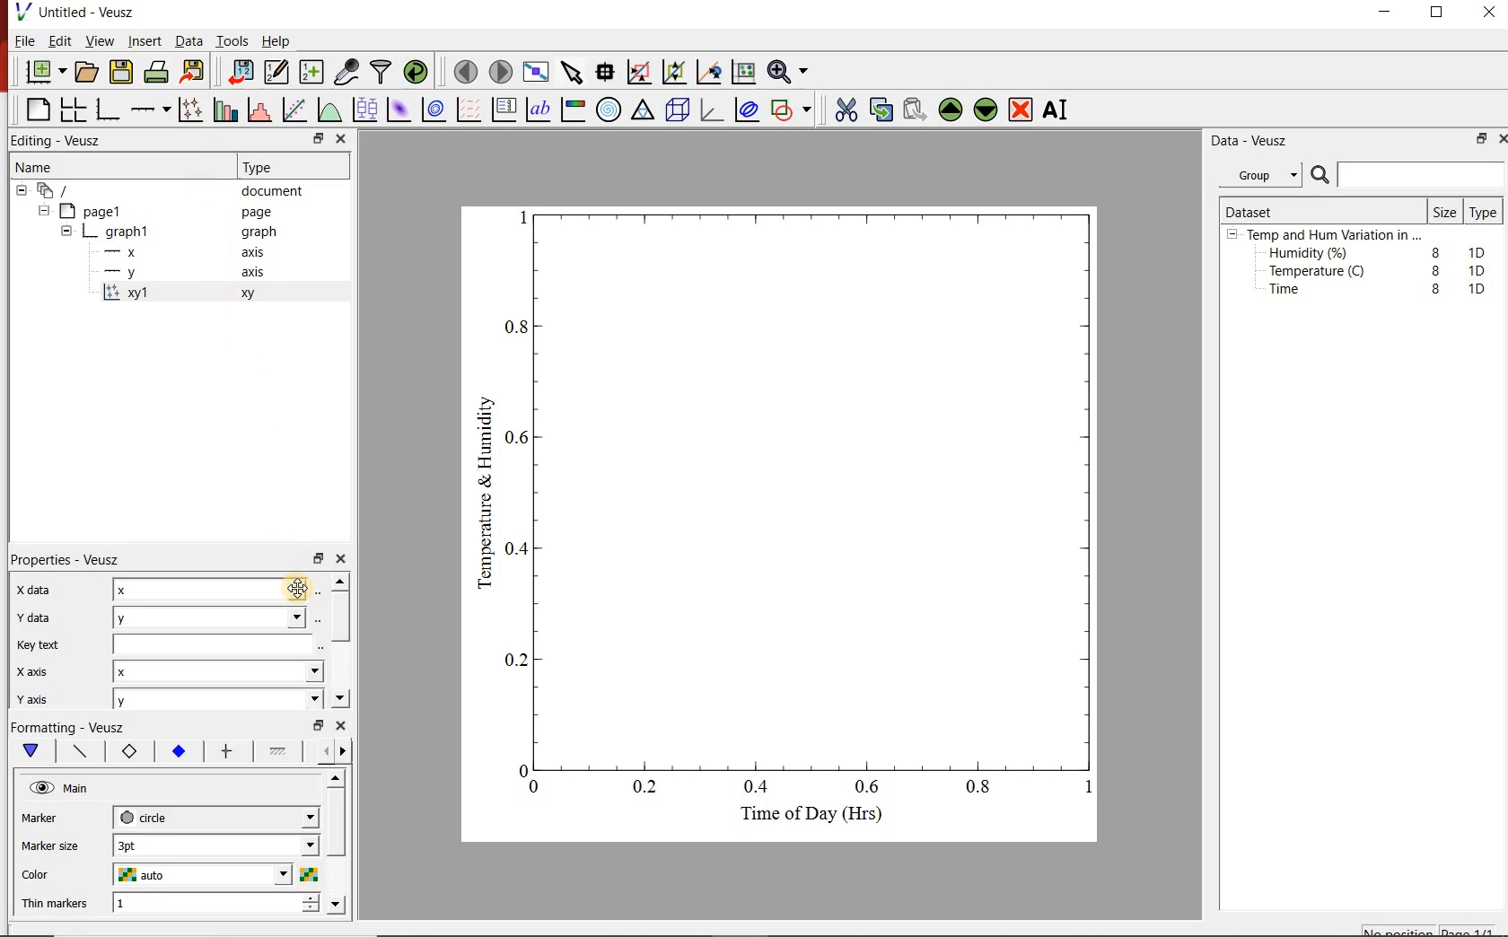 The height and width of the screenshot is (937, 1508). Describe the element at coordinates (648, 788) in the screenshot. I see `0.2` at that location.